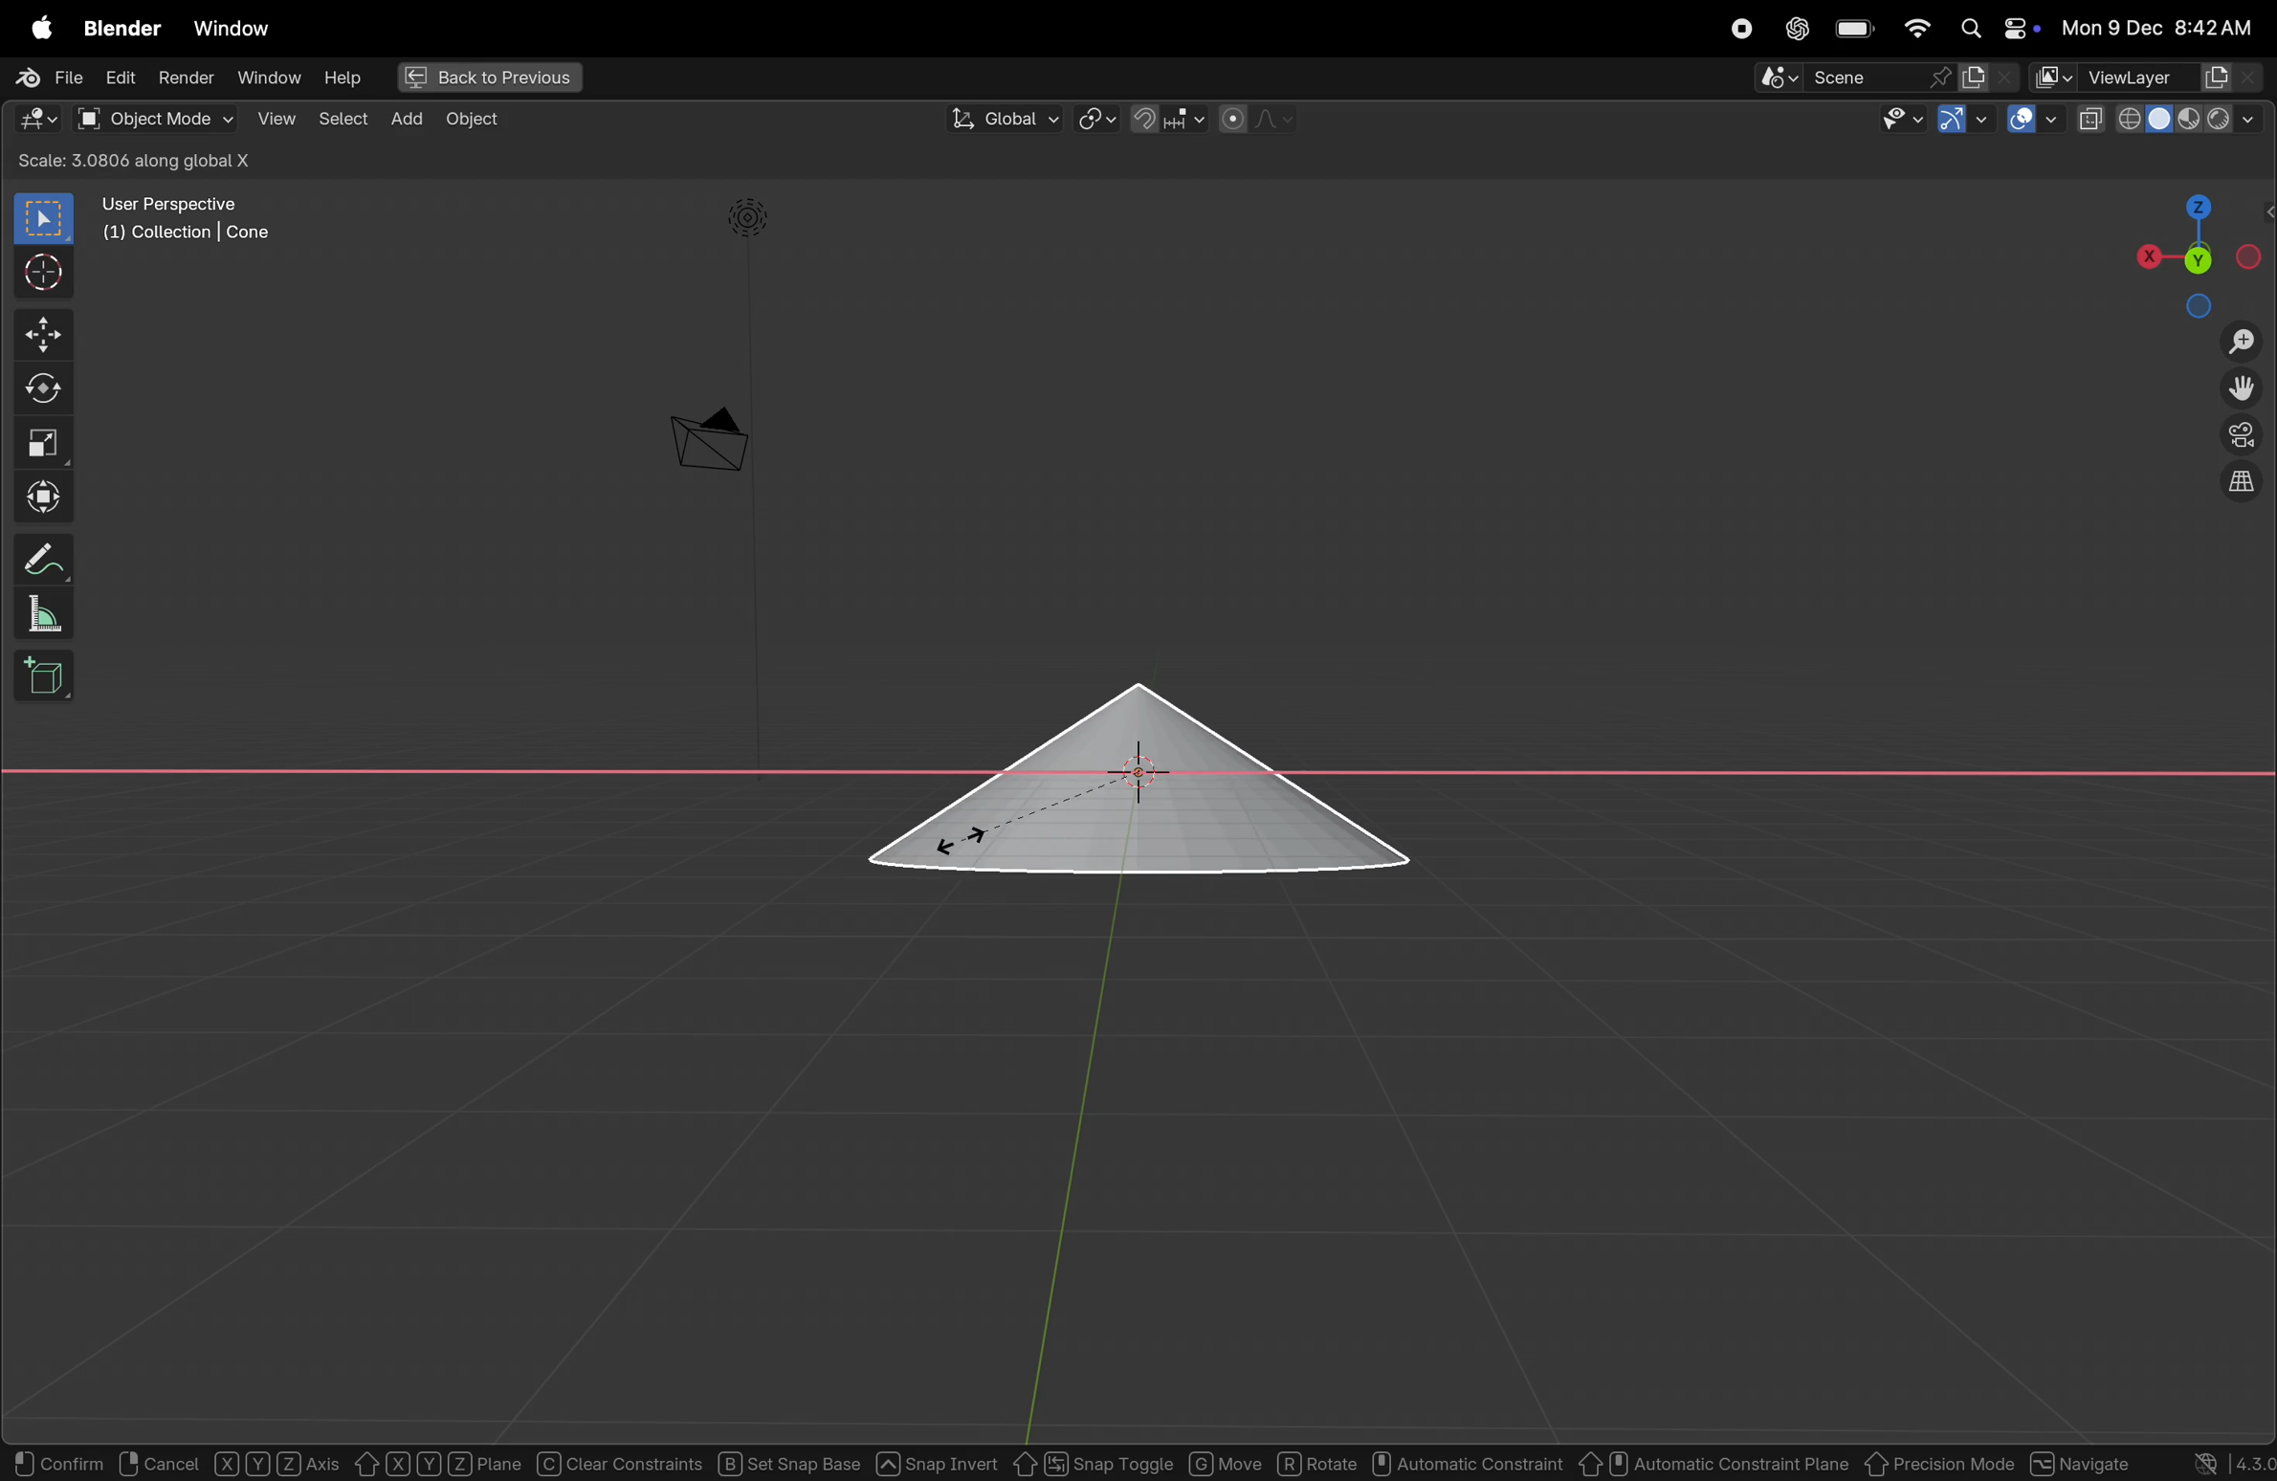  I want to click on version, so click(2216, 1462).